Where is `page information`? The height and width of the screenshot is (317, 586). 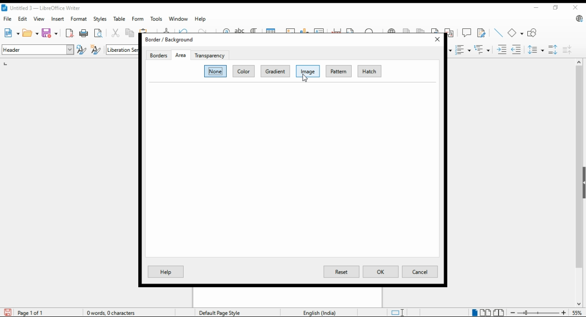
page information is located at coordinates (28, 312).